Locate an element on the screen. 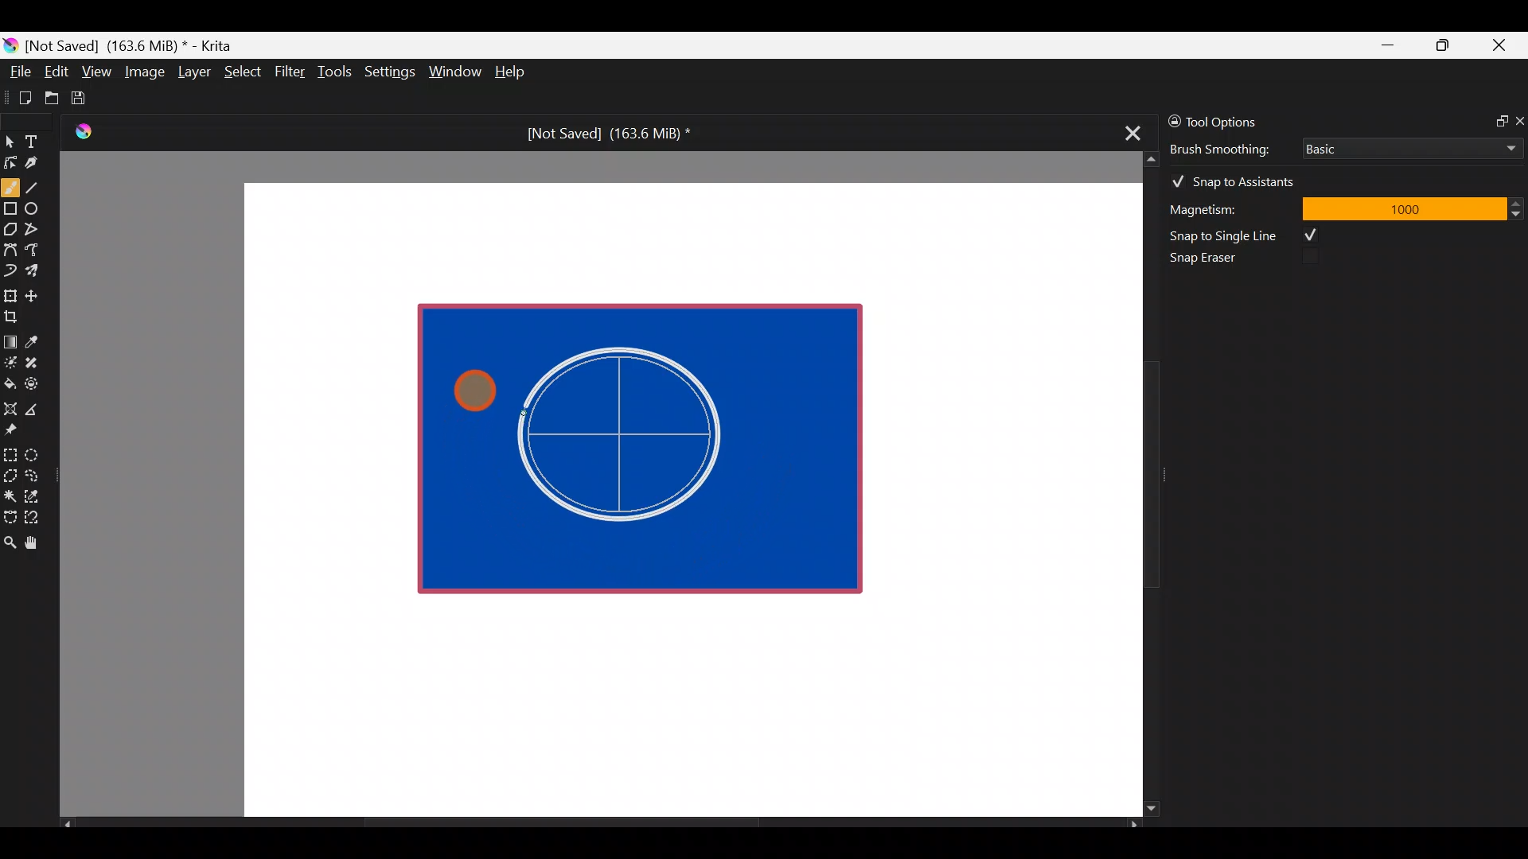  Colourise mask tool is located at coordinates (10, 360).